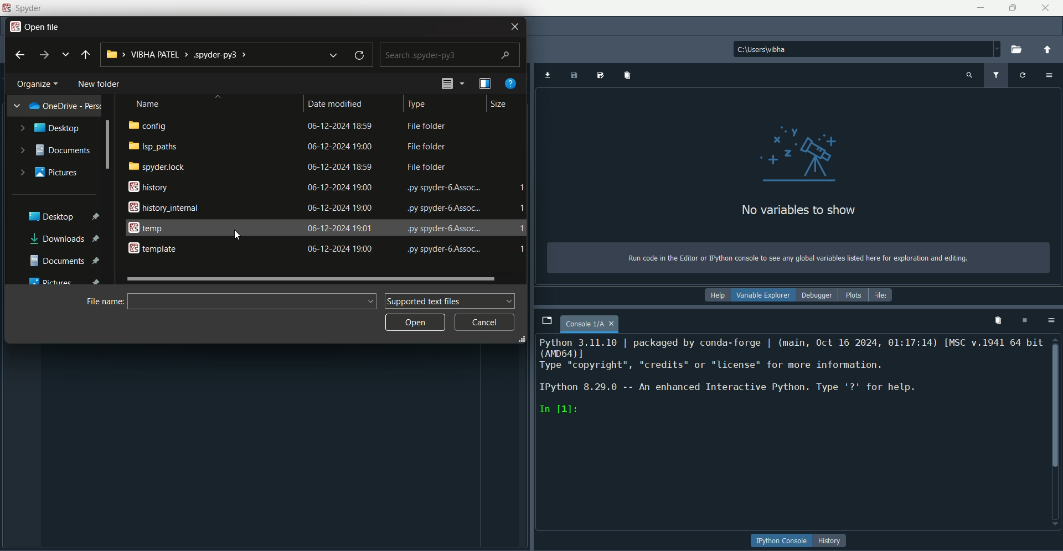 The image size is (1063, 551). What do you see at coordinates (574, 74) in the screenshot?
I see `Save data` at bounding box center [574, 74].